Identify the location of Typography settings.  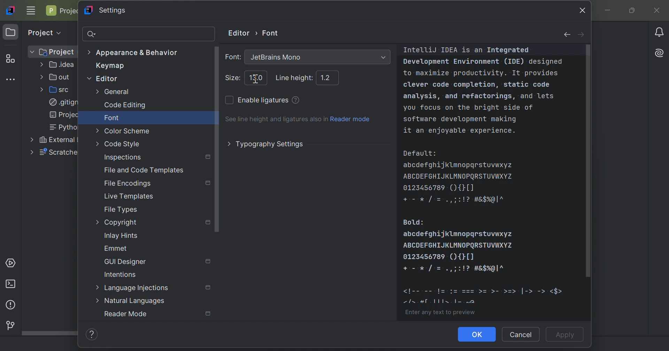
(267, 144).